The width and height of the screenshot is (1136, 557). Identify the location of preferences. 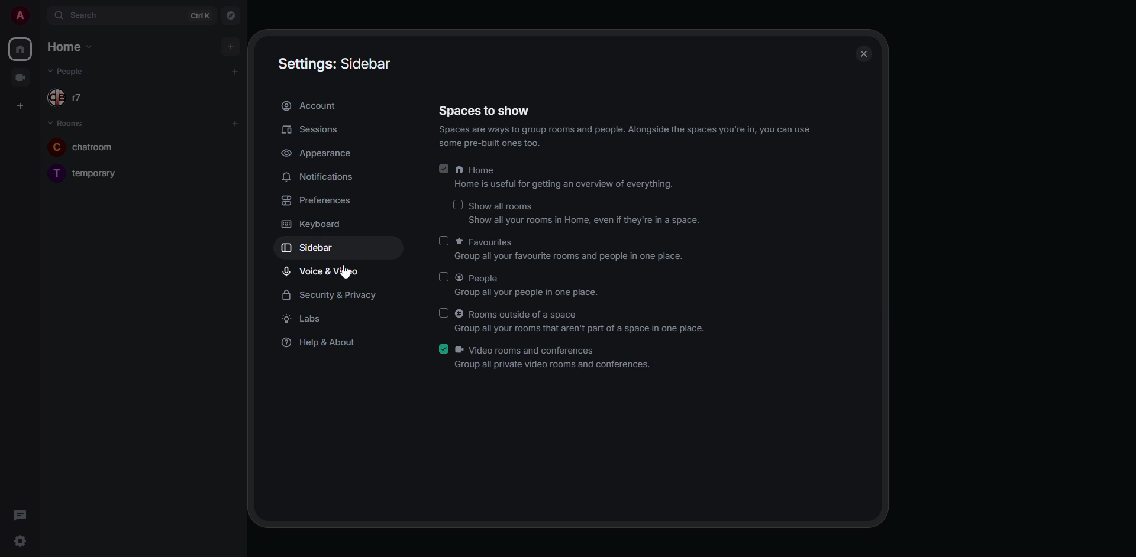
(316, 201).